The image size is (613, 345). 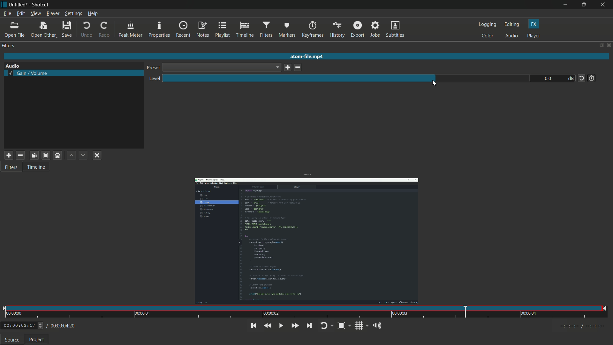 What do you see at coordinates (547, 79) in the screenshot?
I see `0.0` at bounding box center [547, 79].